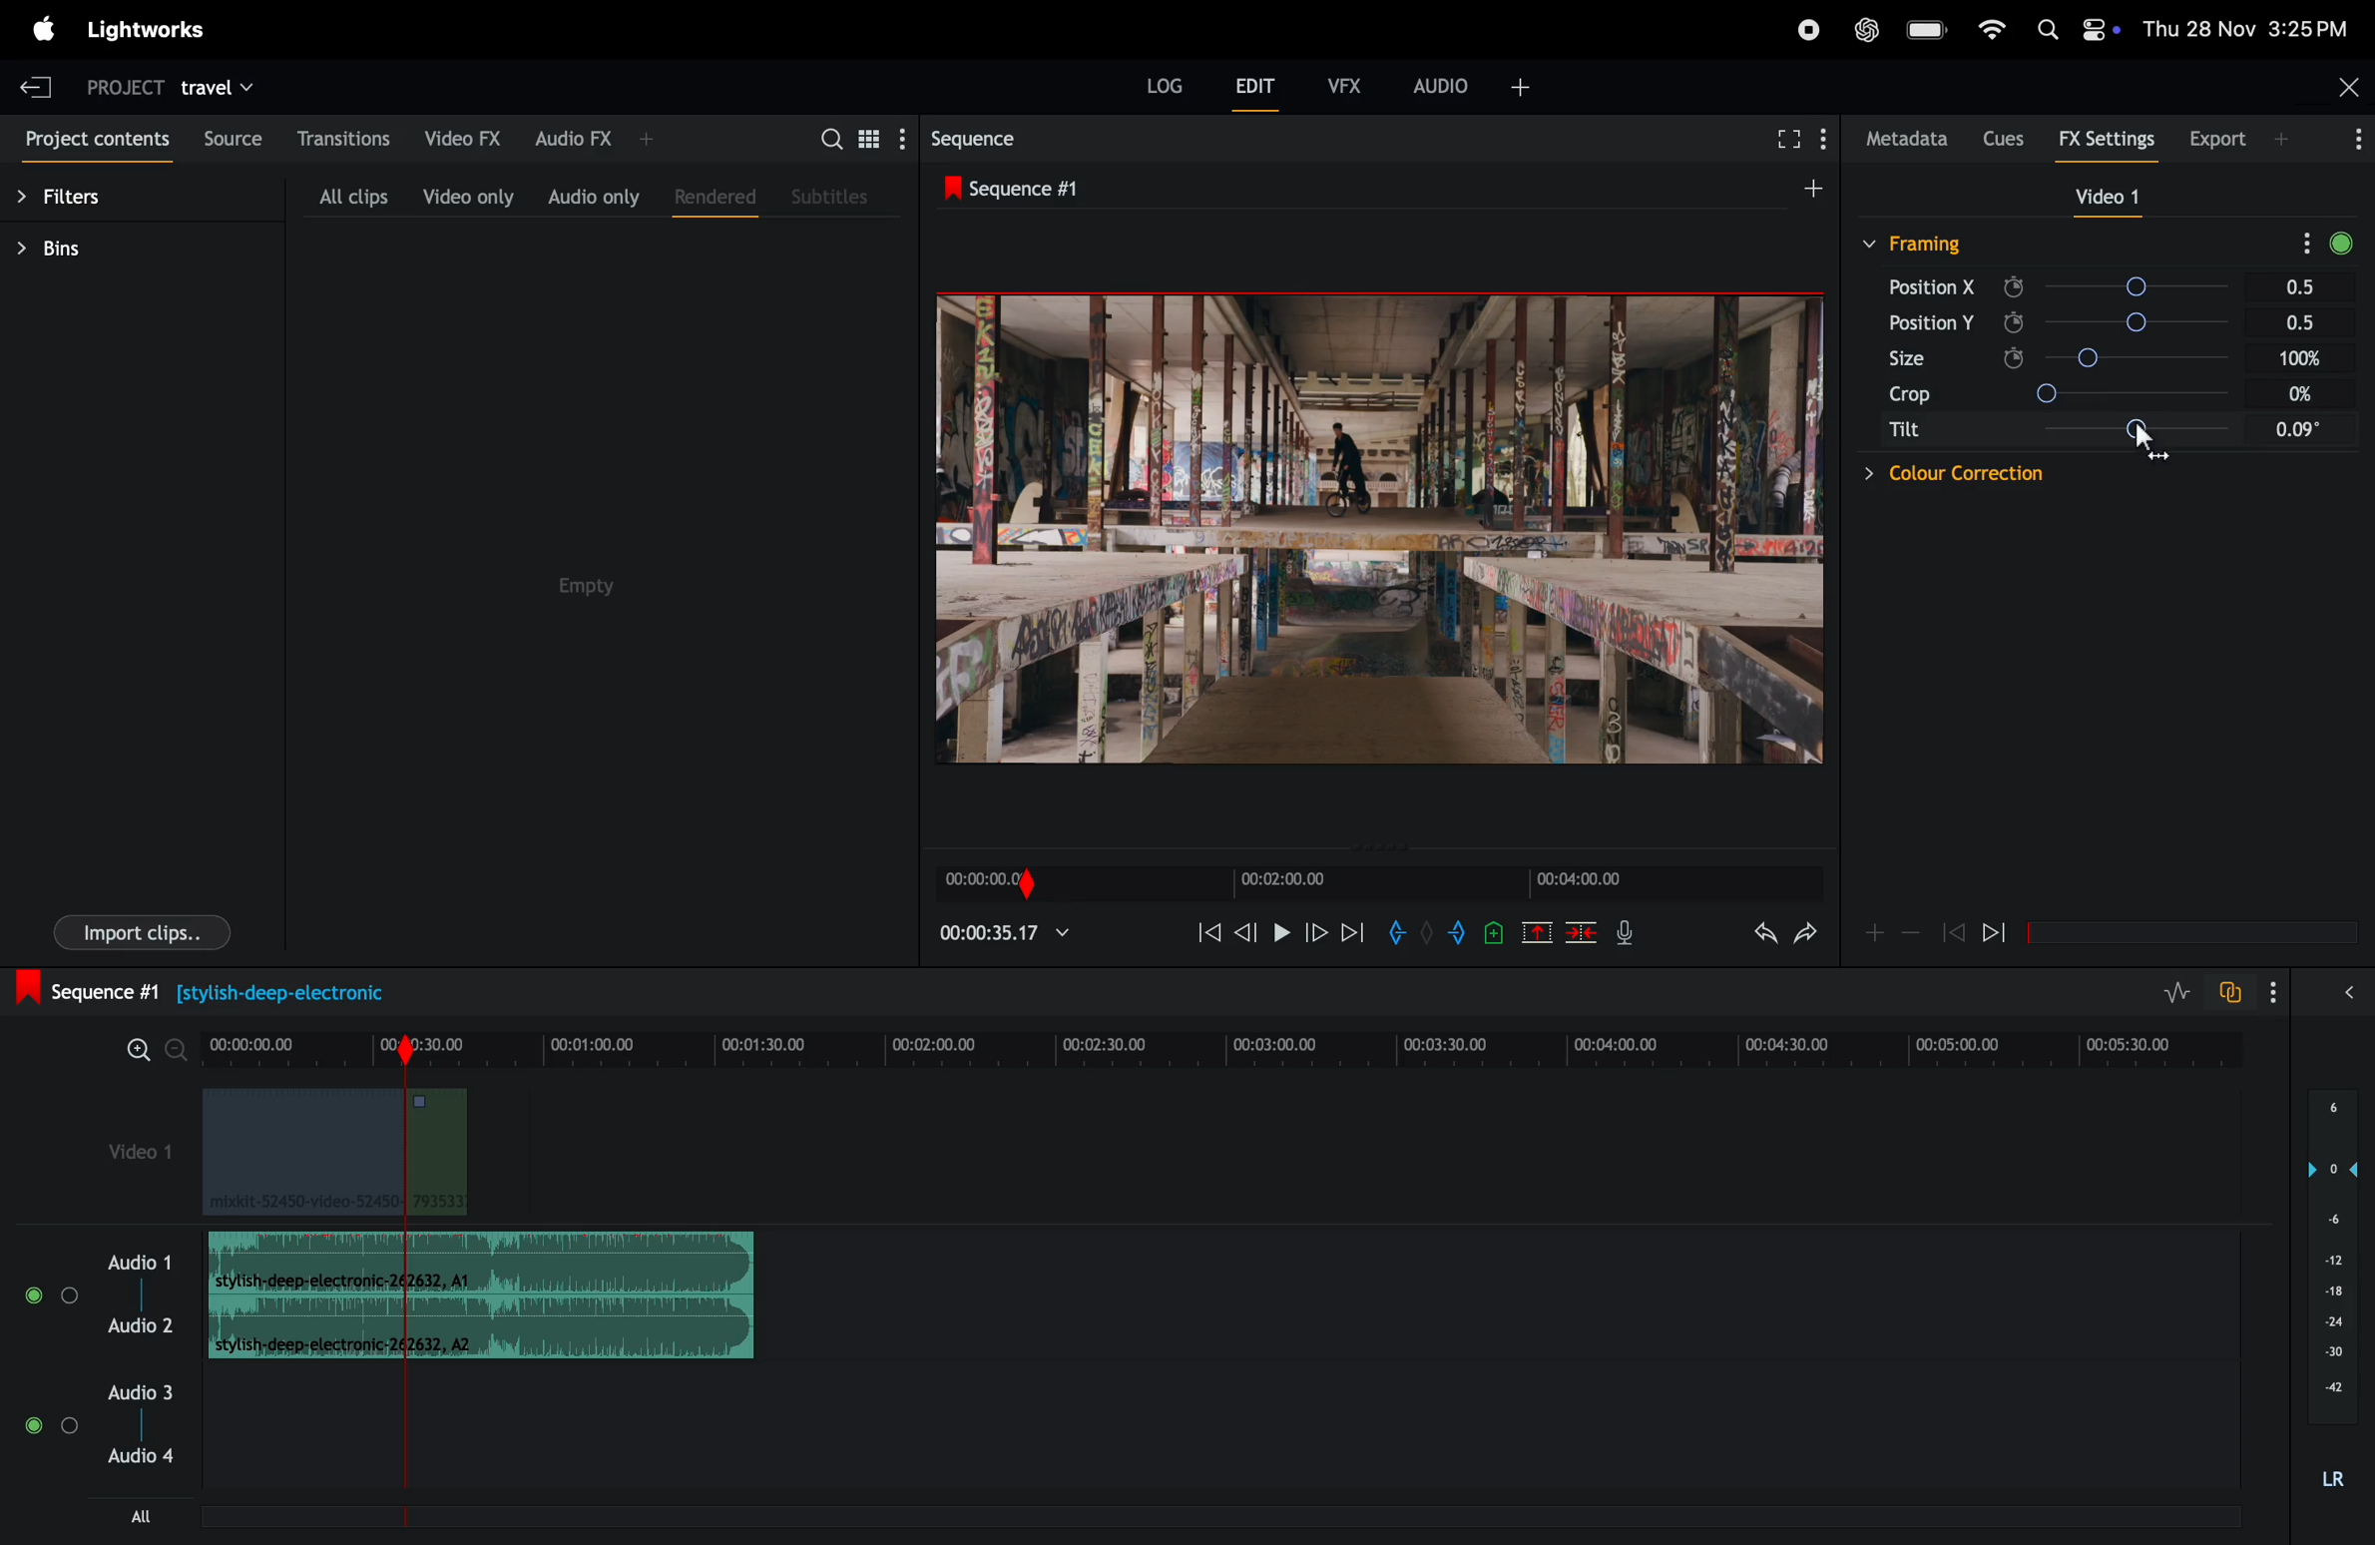  What do you see at coordinates (128, 83) in the screenshot?
I see `project` at bounding box center [128, 83].